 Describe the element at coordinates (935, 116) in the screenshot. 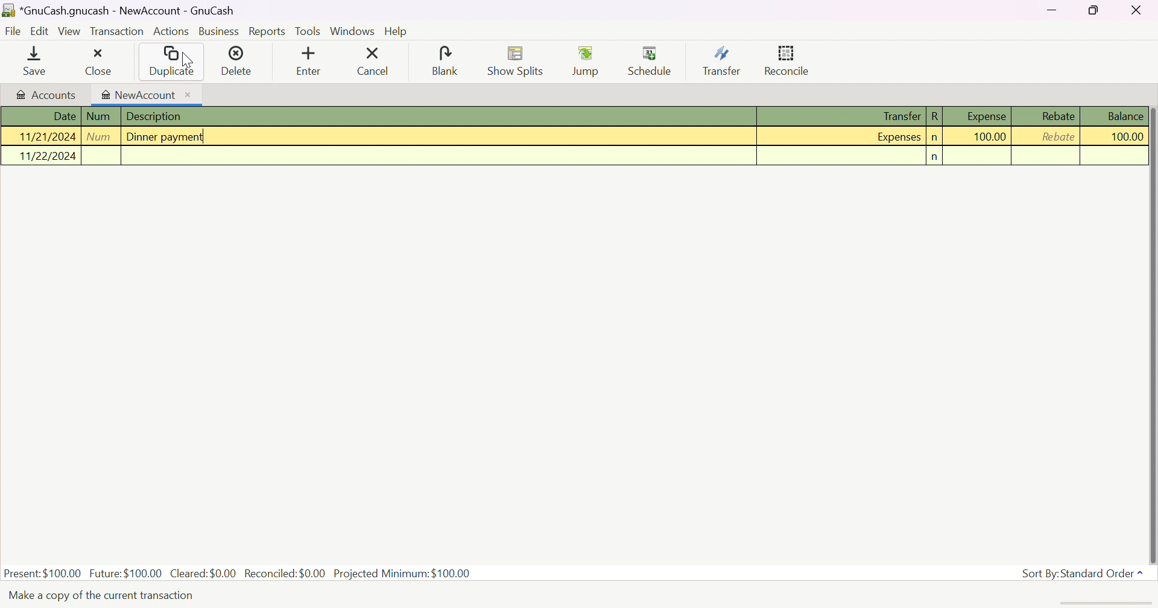

I see `R` at that location.